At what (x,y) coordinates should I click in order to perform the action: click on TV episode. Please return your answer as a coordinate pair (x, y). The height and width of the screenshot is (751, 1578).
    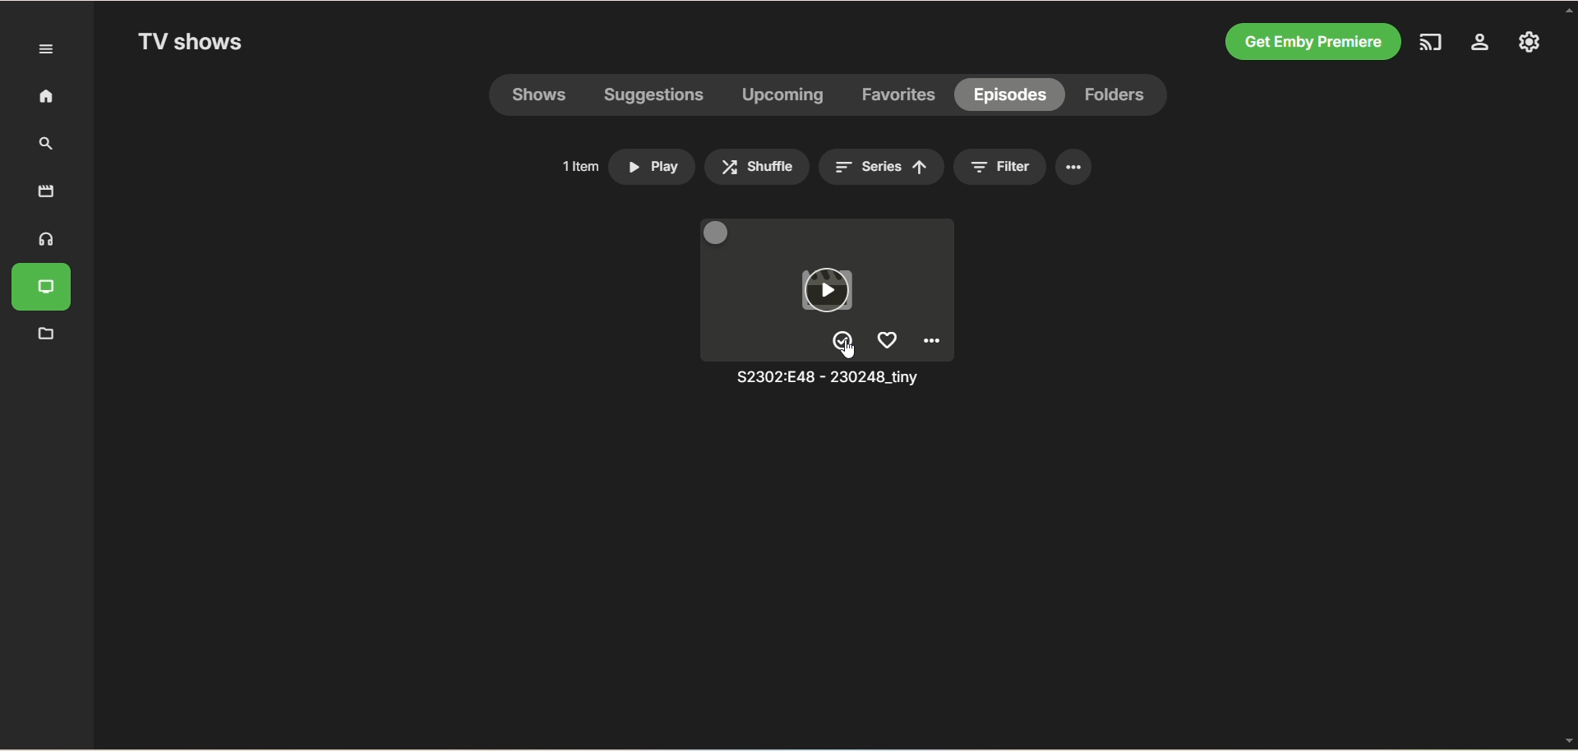
    Looking at the image, I should click on (833, 288).